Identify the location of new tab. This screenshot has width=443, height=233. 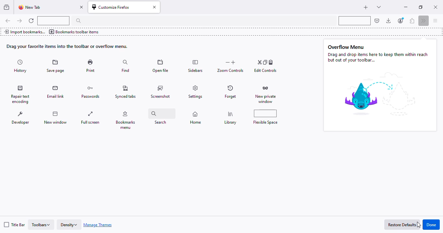
(30, 7).